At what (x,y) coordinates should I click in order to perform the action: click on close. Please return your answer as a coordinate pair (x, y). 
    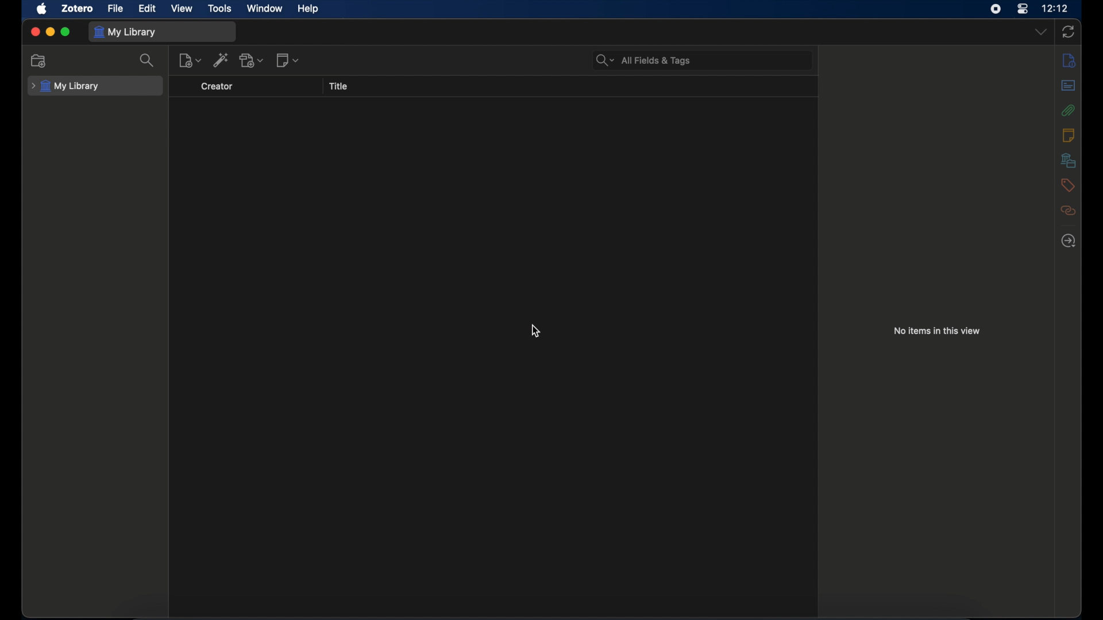
    Looking at the image, I should click on (35, 32).